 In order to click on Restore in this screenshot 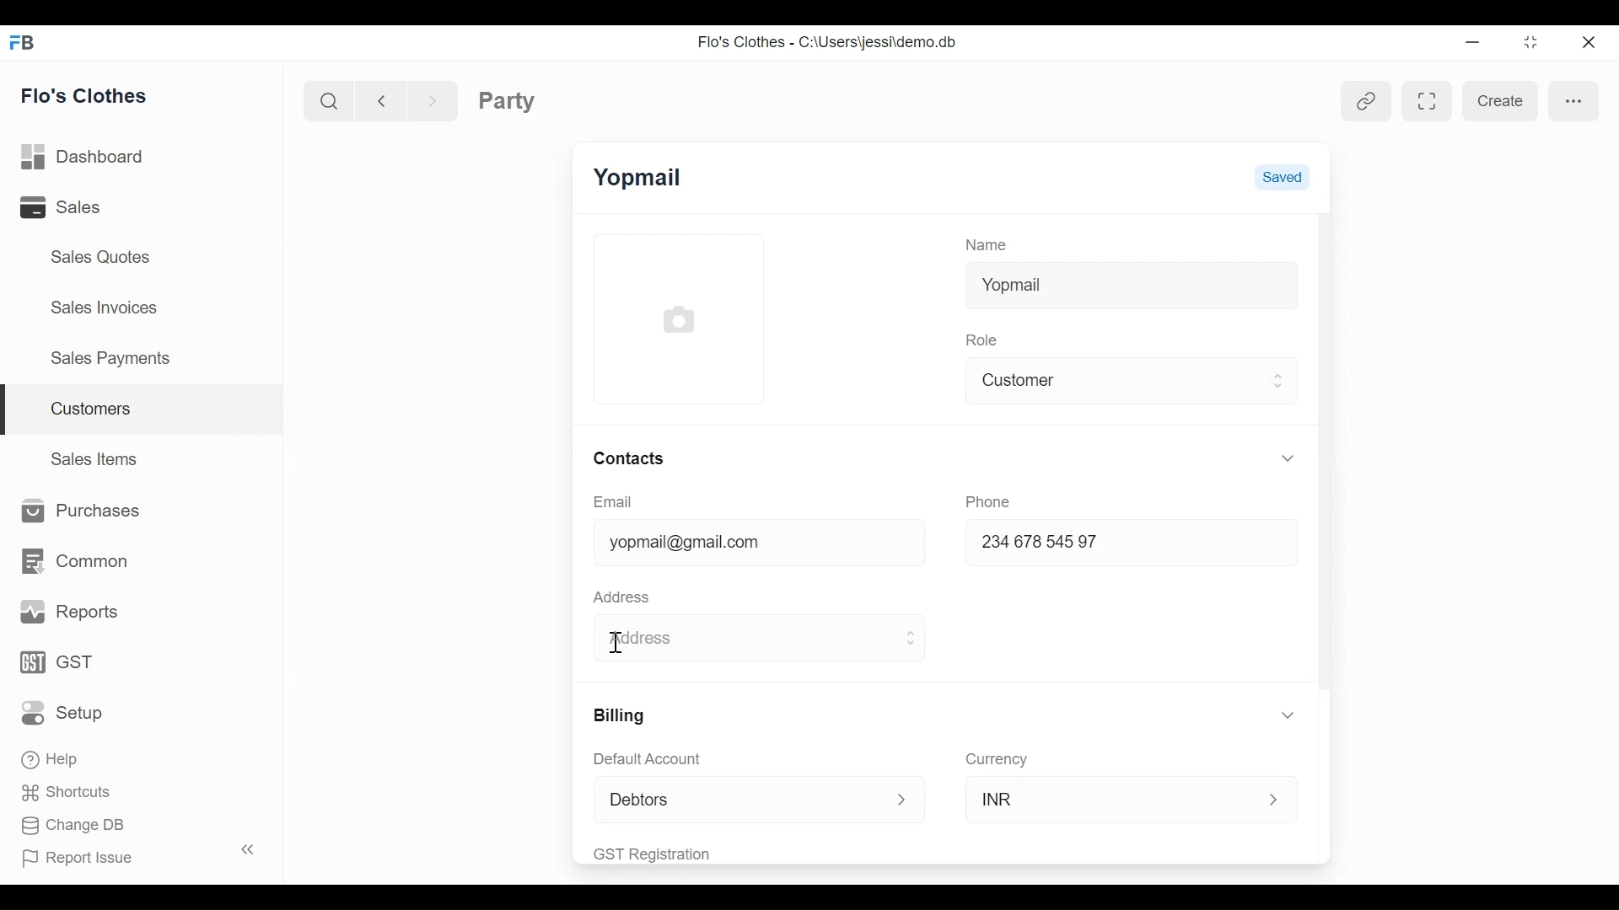, I will do `click(1525, 42)`.